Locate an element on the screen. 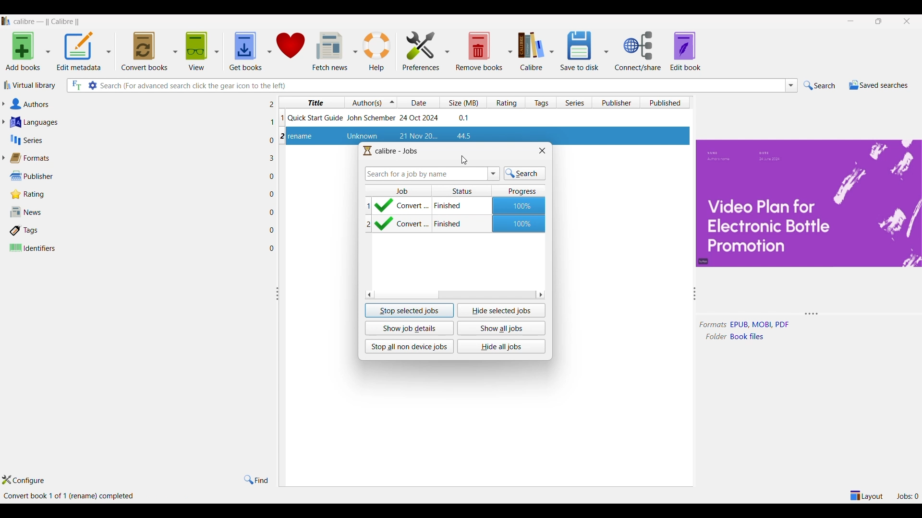 Image resolution: width=922 pixels, height=518 pixels. Details of software is located at coordinates (96, 496).